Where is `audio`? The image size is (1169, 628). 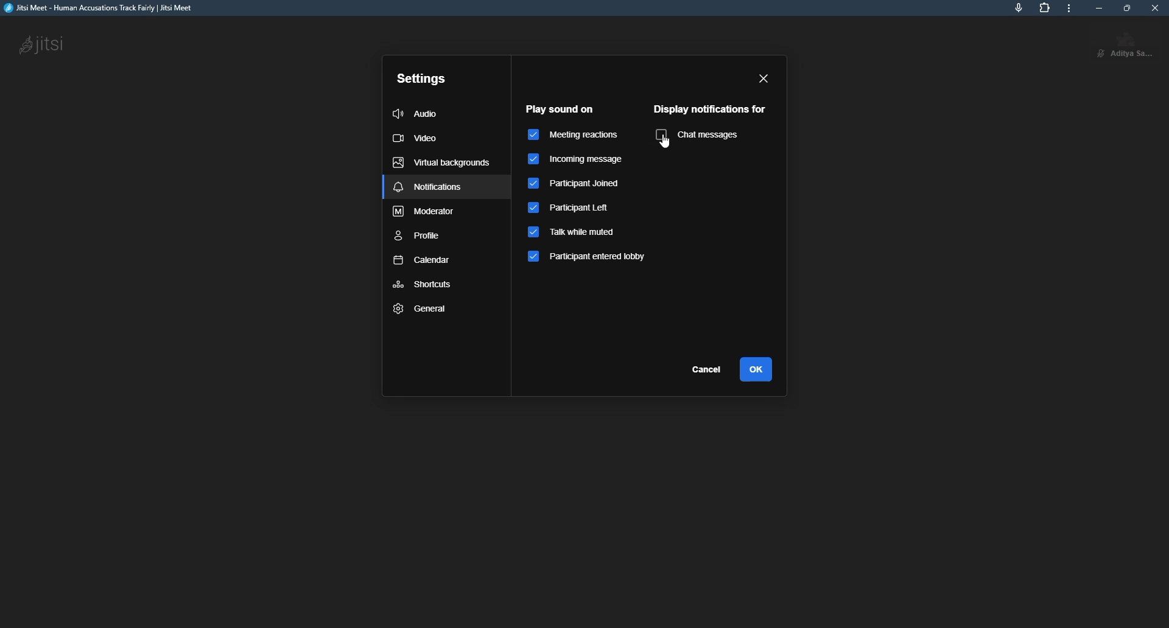 audio is located at coordinates (418, 112).